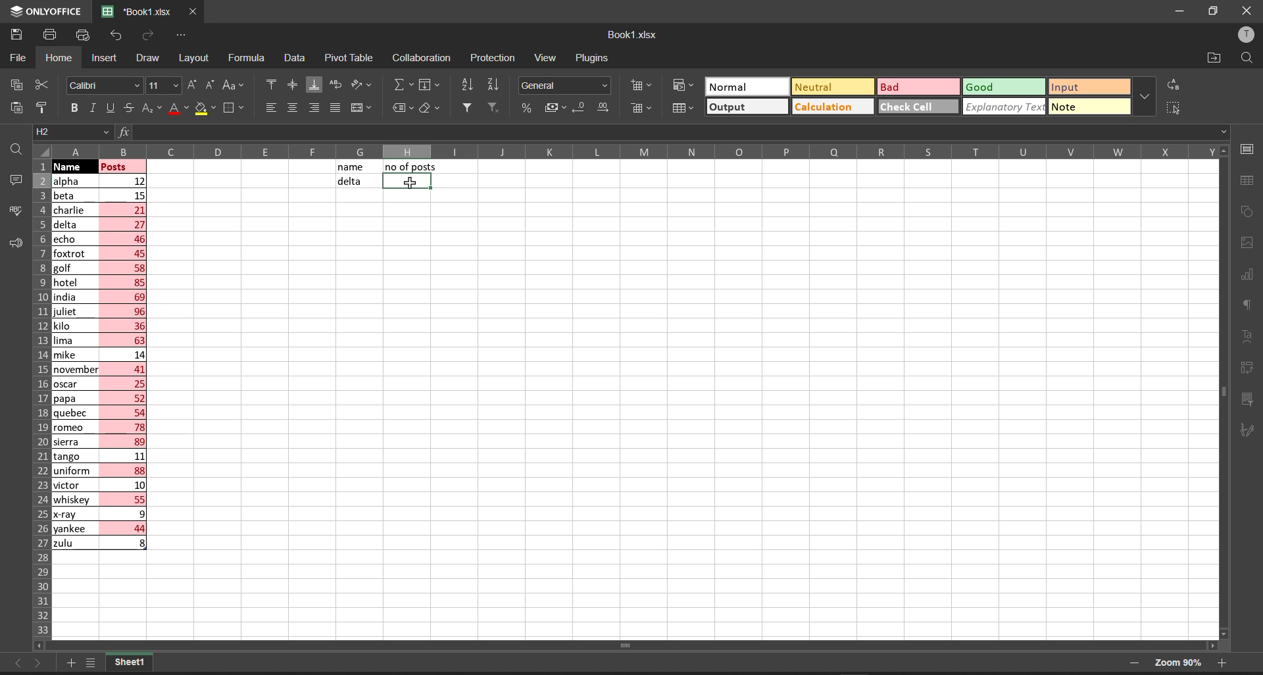 Image resolution: width=1263 pixels, height=675 pixels. I want to click on chart settings, so click(1252, 275).